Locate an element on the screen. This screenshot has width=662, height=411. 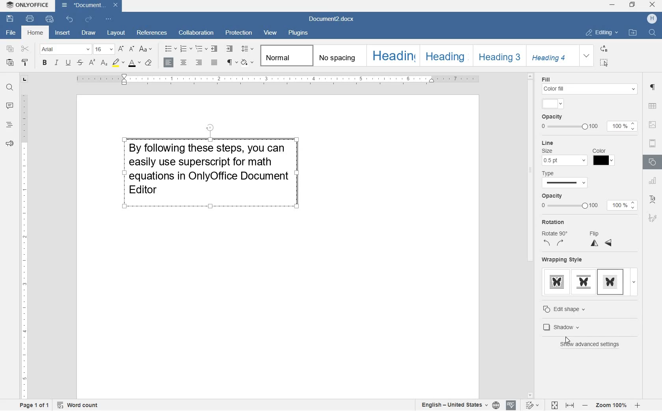
headers & footers is located at coordinates (653, 144).